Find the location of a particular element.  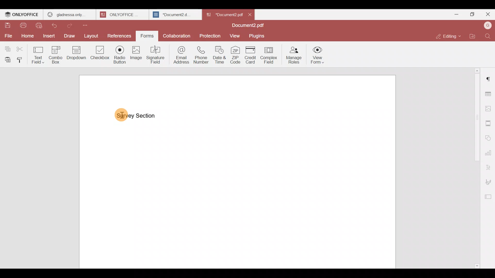

text cursor is located at coordinates (125, 114).